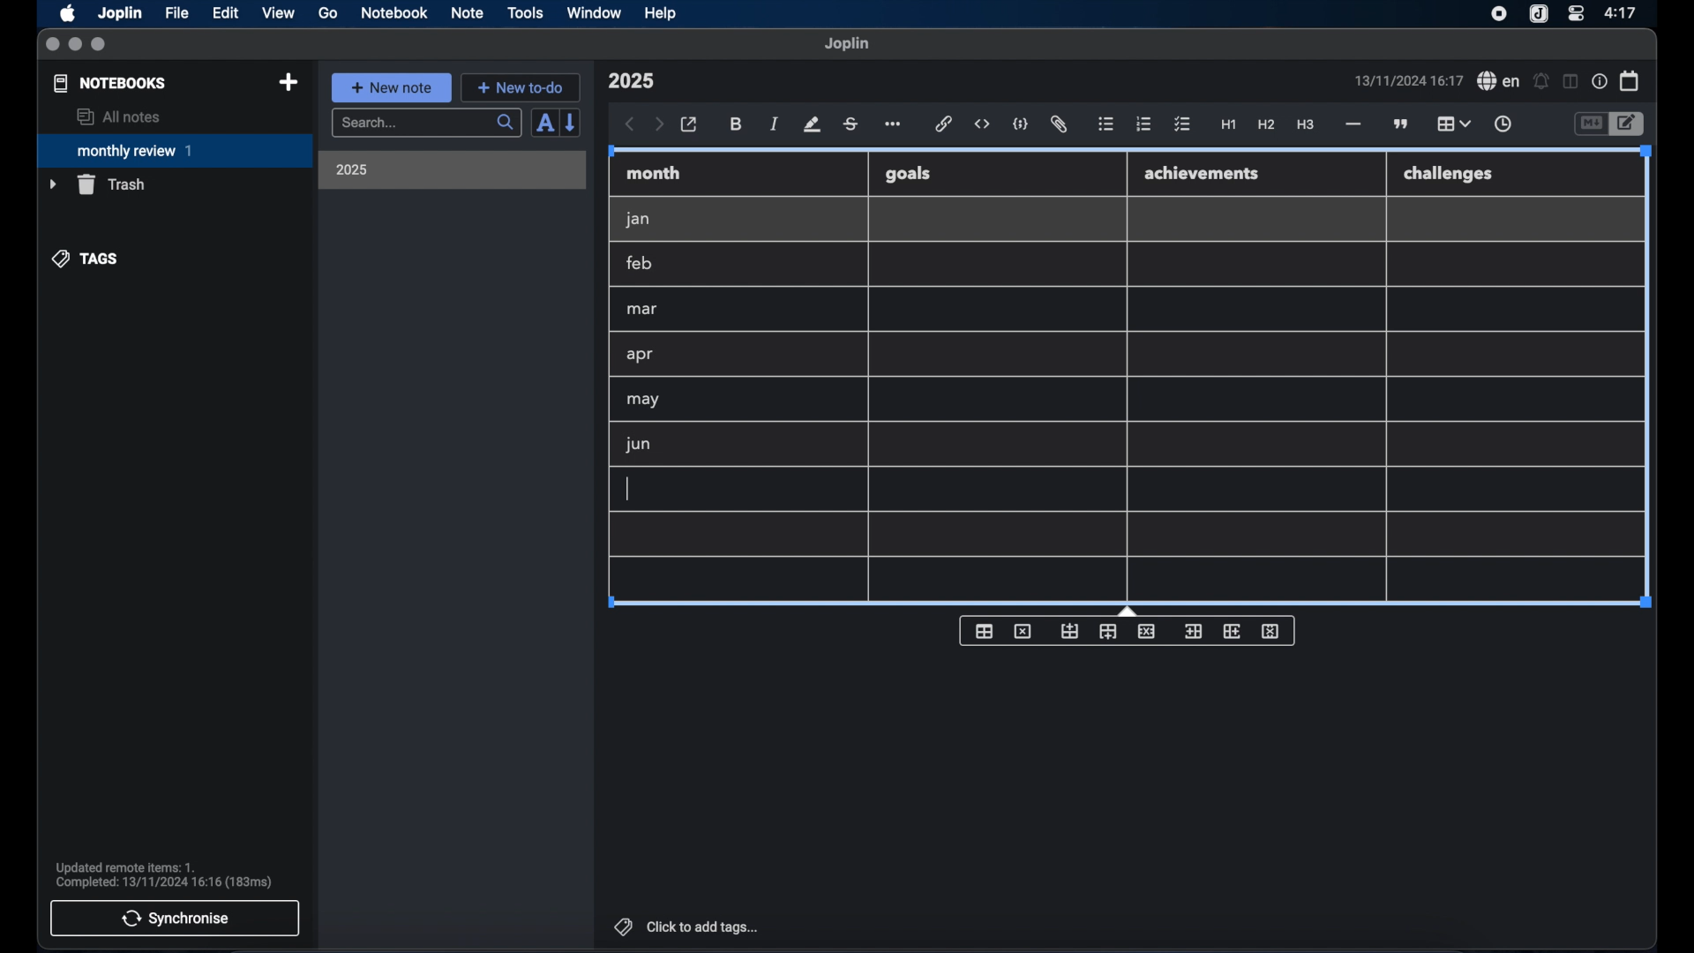 The height and width of the screenshot is (953, 1694). I want to click on maximize, so click(100, 45).